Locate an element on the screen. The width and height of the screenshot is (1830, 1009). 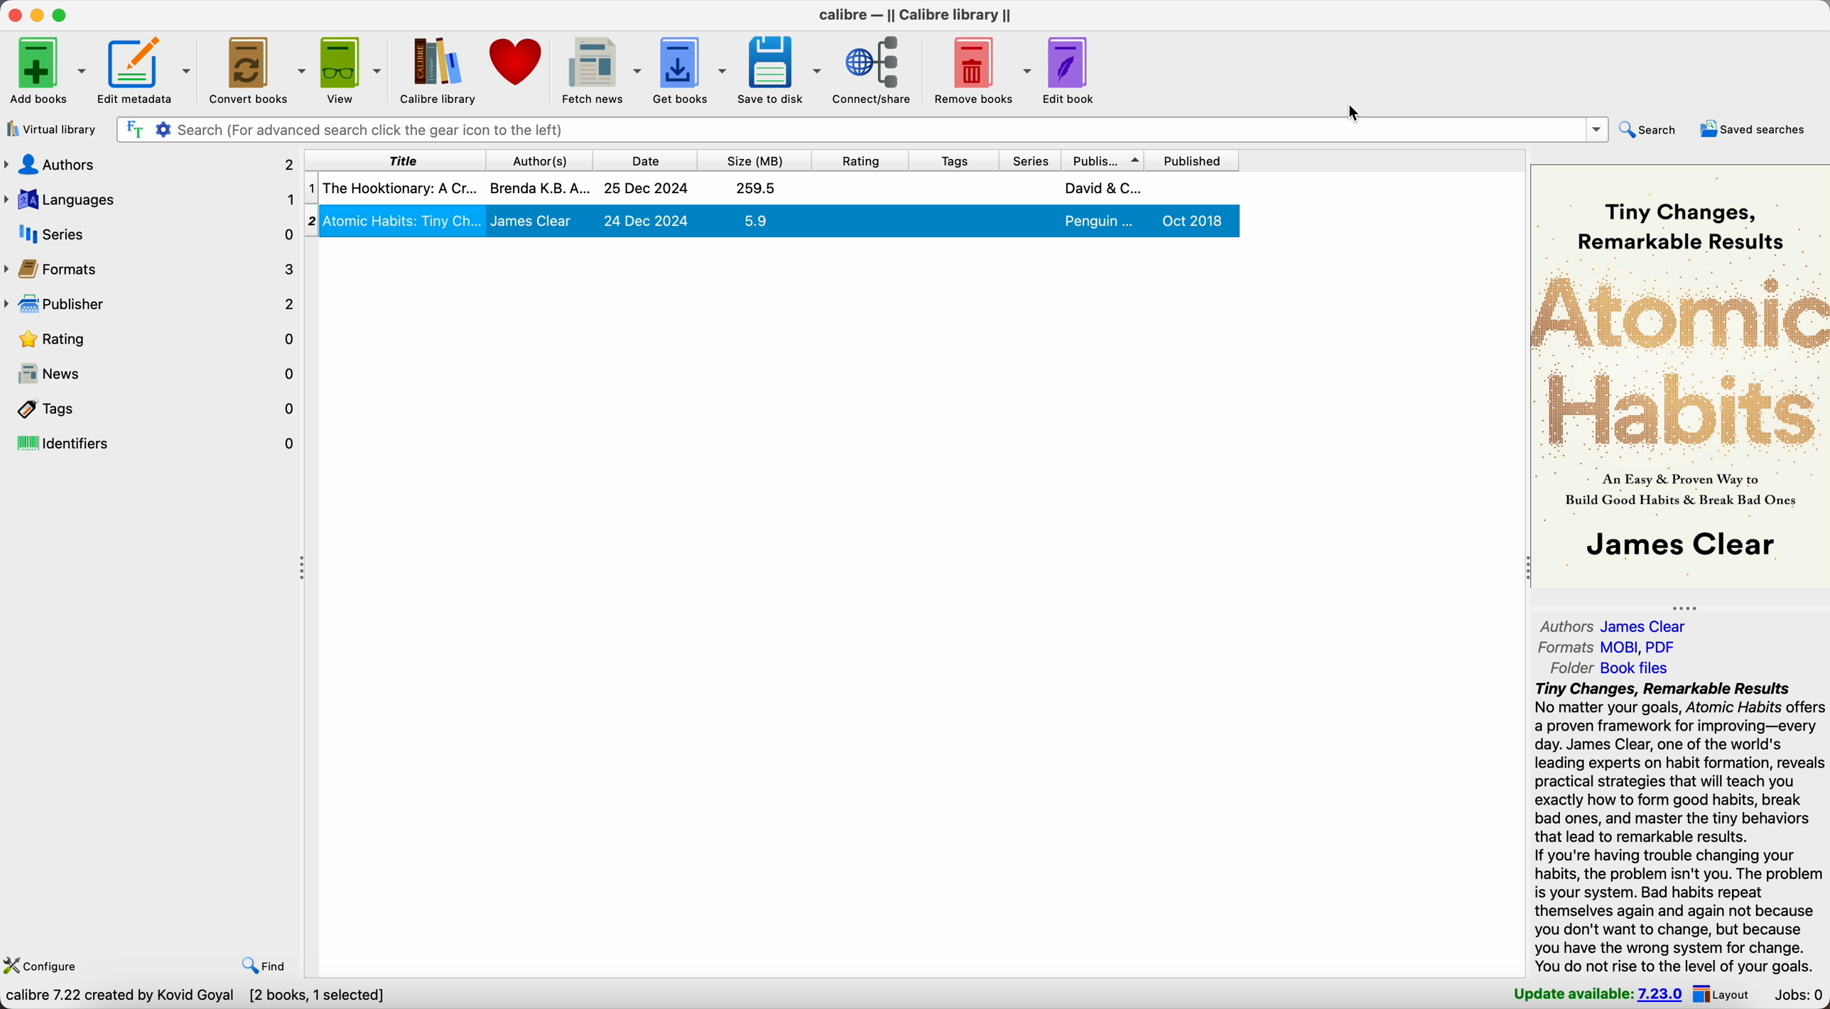
authors is located at coordinates (150, 168).